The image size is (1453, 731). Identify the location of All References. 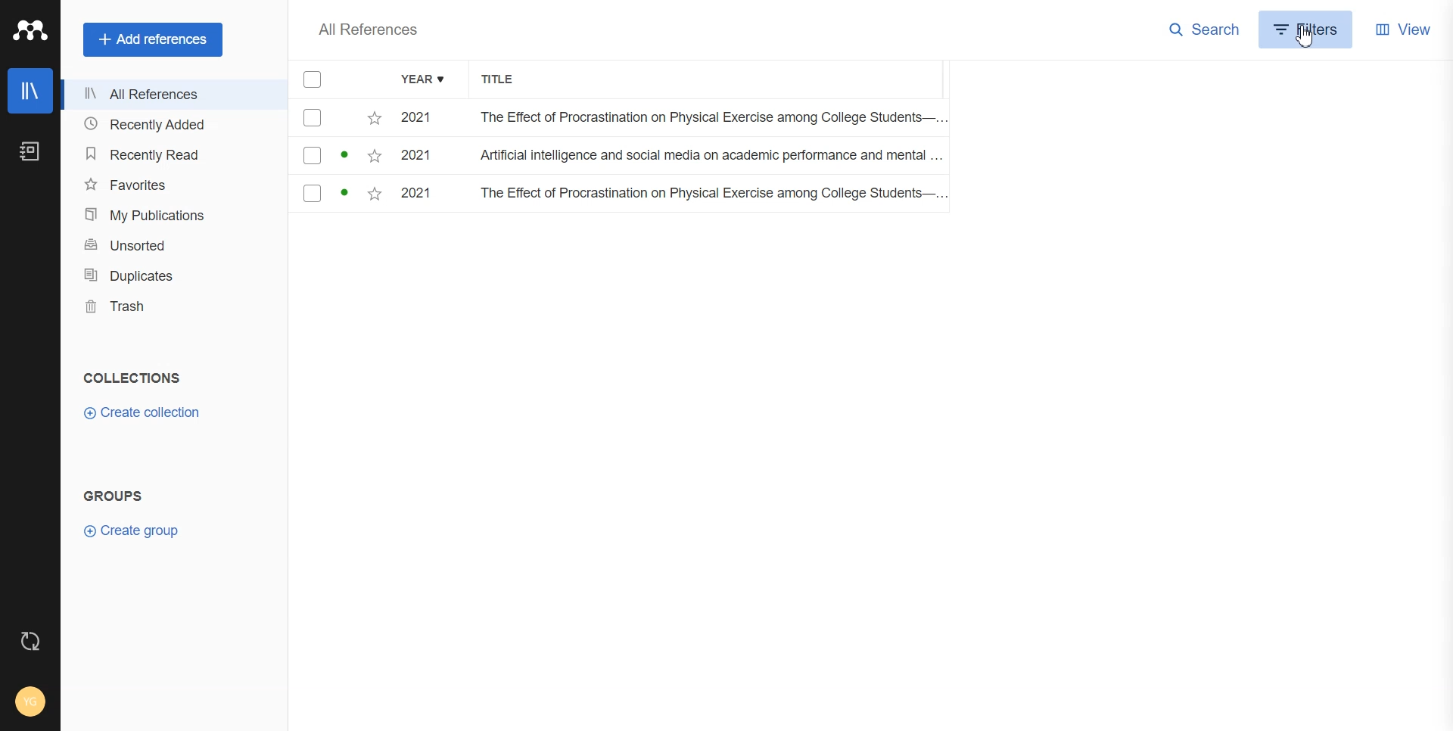
(368, 30).